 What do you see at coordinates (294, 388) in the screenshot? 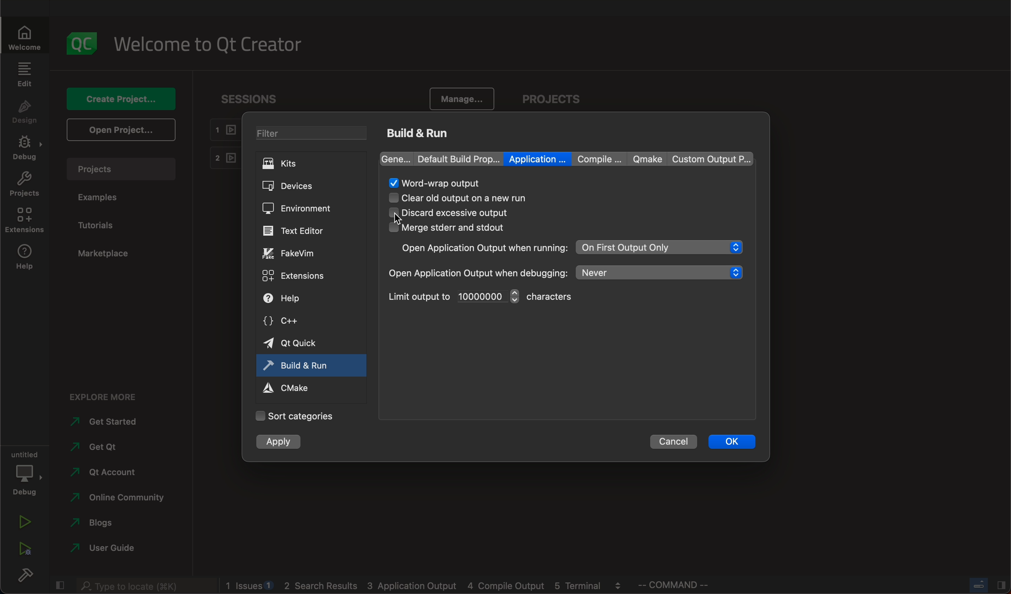
I see `cmake` at bounding box center [294, 388].